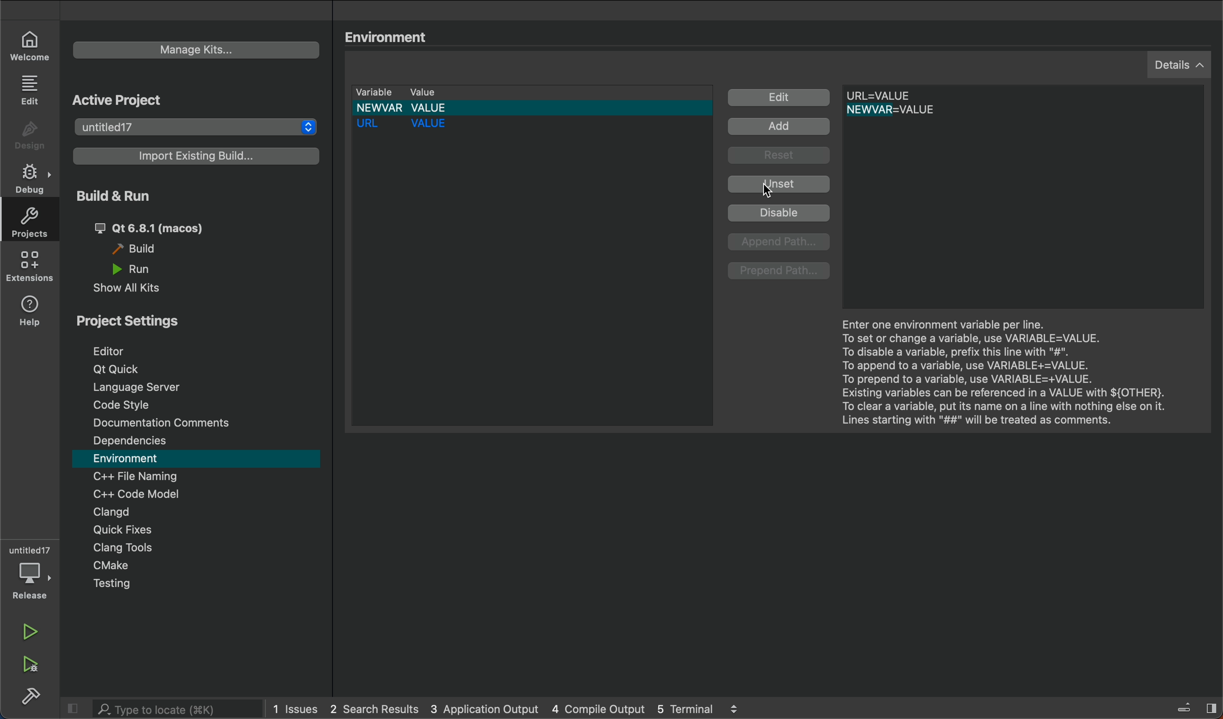 This screenshot has height=719, width=1223. I want to click on editor, so click(108, 351).